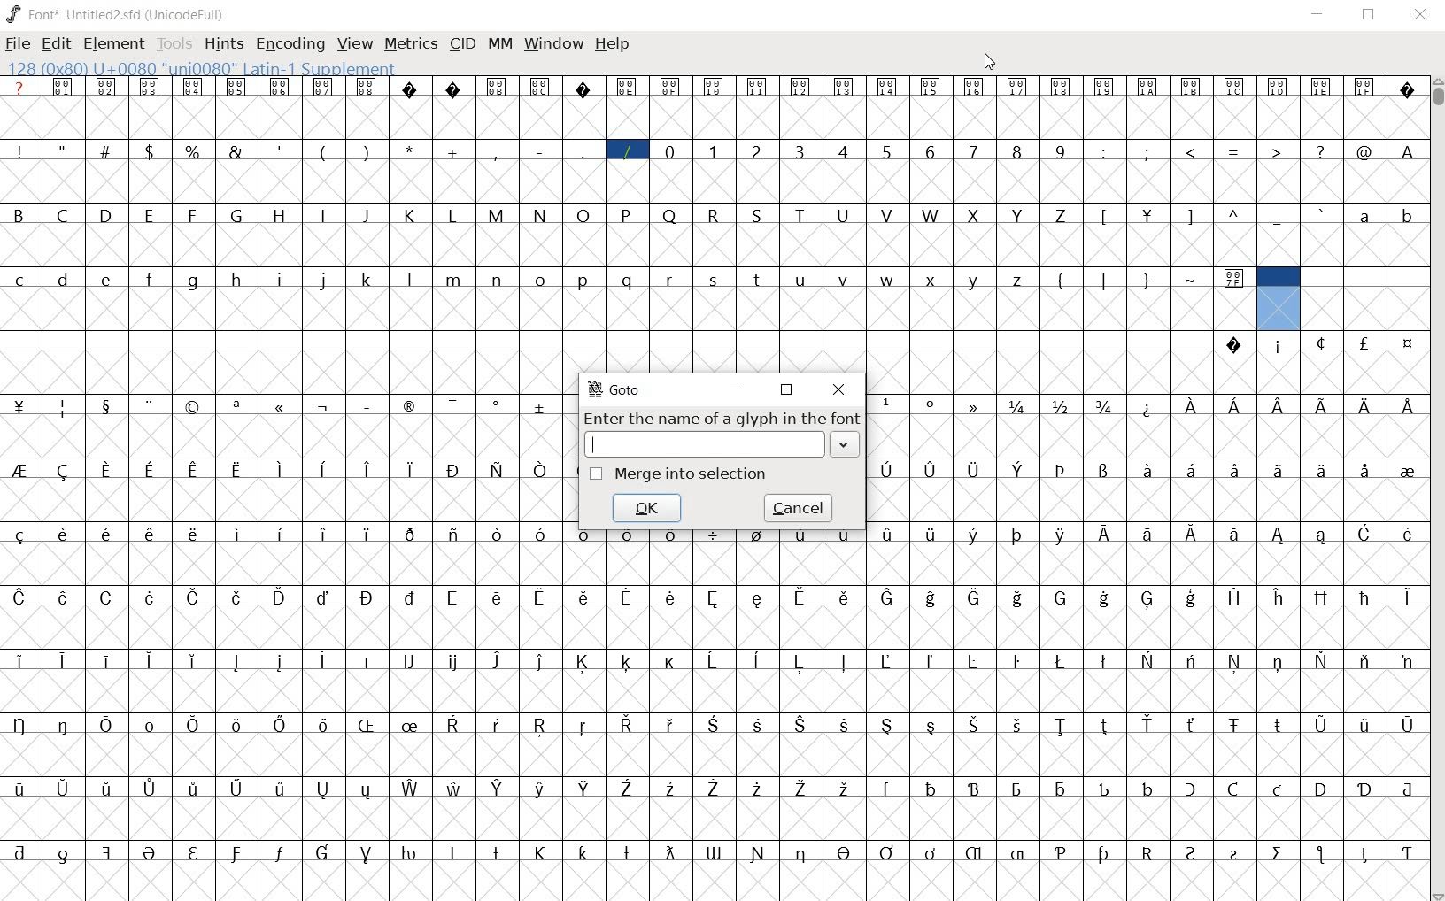 The height and width of the screenshot is (901, 1445). What do you see at coordinates (408, 662) in the screenshot?
I see `Symbol` at bounding box center [408, 662].